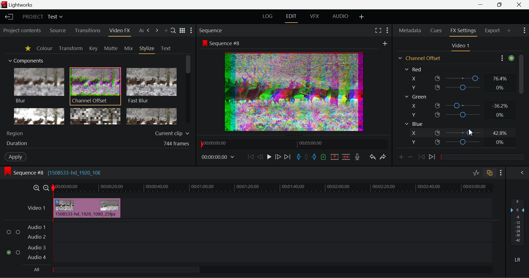 This screenshot has height=278, width=529. I want to click on Metadata Tab, so click(409, 31).